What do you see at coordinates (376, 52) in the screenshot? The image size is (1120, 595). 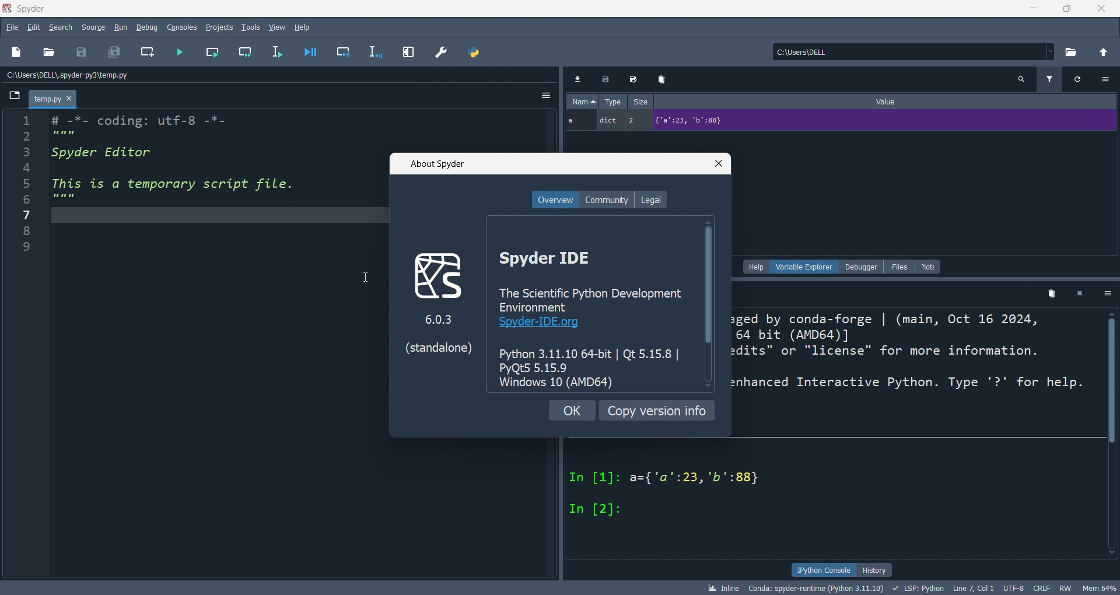 I see `debug line` at bounding box center [376, 52].